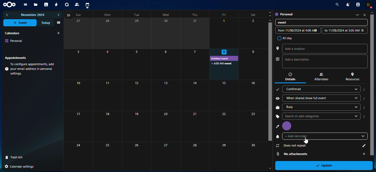 The image size is (376, 172). What do you see at coordinates (10, 4) in the screenshot?
I see `nextcloud` at bounding box center [10, 4].